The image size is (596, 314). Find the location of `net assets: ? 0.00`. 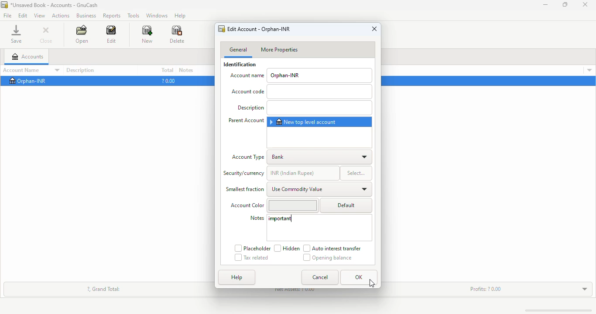

net assets: ? 0.00 is located at coordinates (296, 291).